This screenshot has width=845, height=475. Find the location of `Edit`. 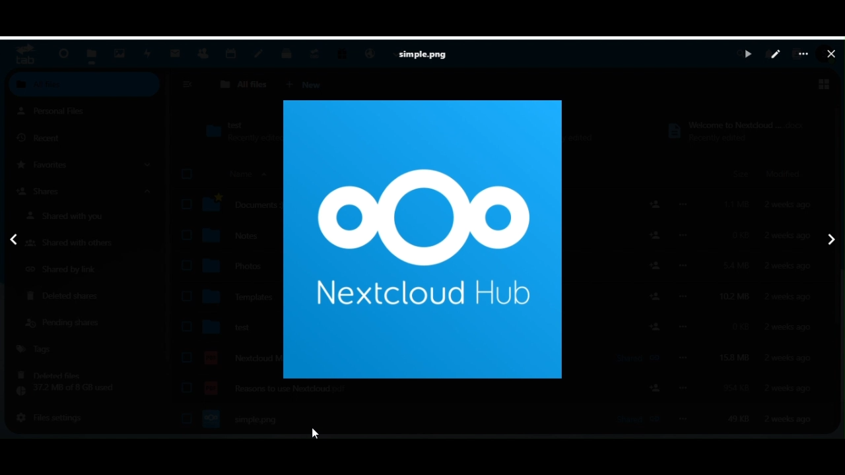

Edit is located at coordinates (776, 55).